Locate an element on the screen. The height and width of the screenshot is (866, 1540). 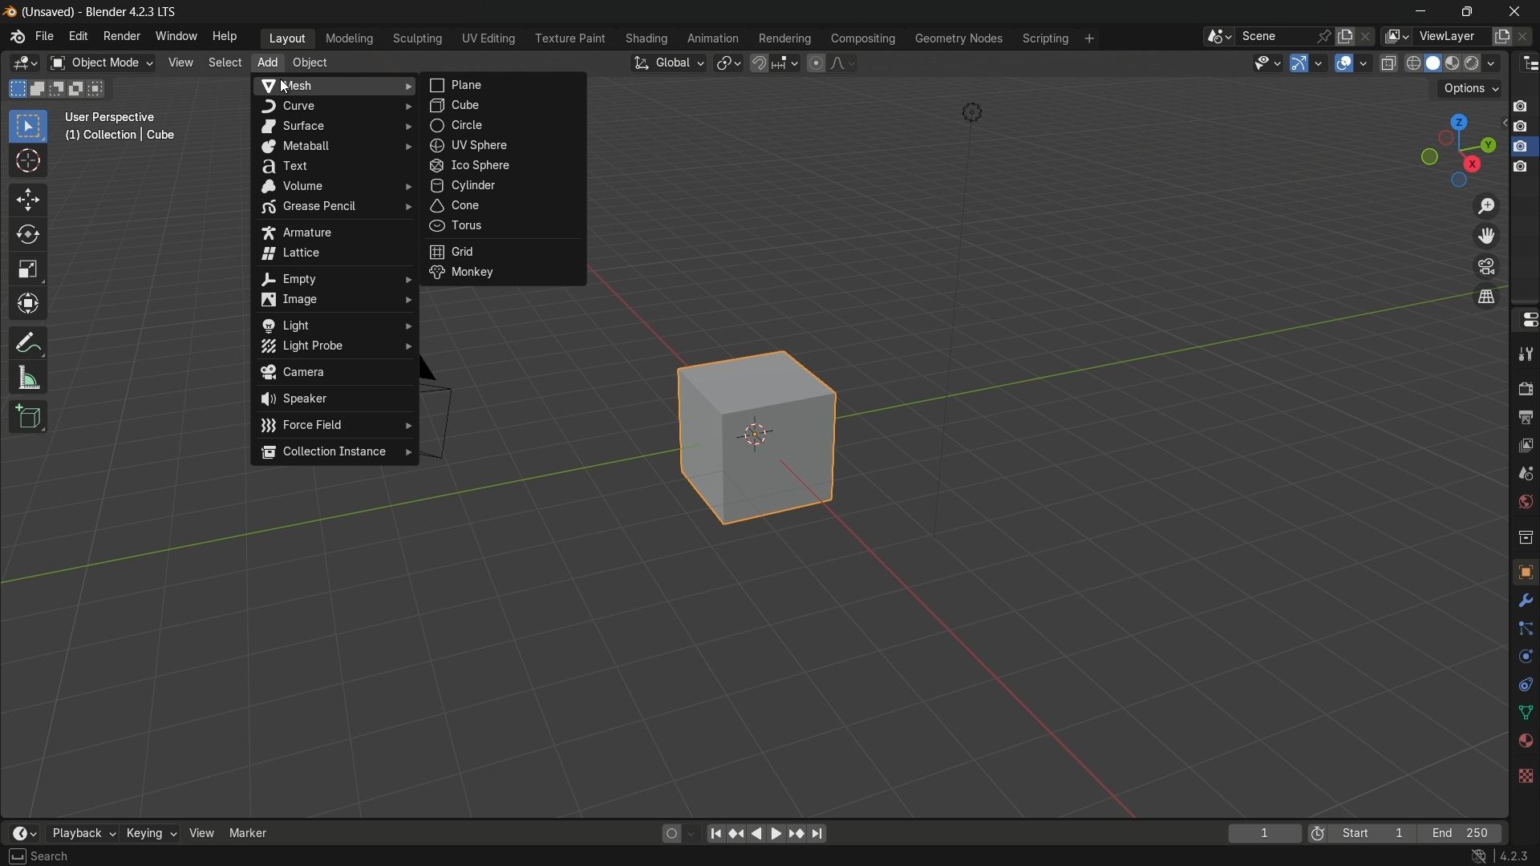
wireframe is located at coordinates (1413, 63).